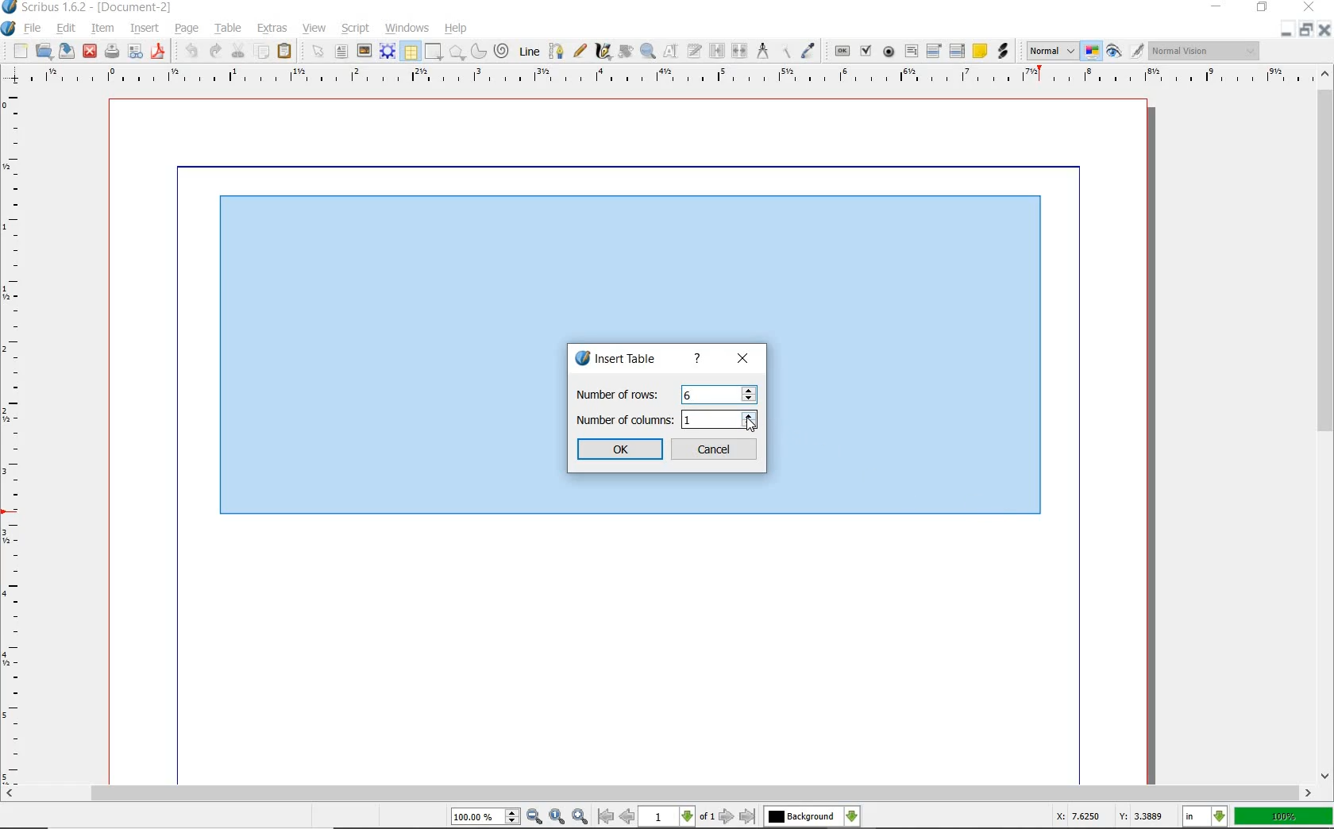 The height and width of the screenshot is (829, 1334). Describe the element at coordinates (89, 52) in the screenshot. I see `close` at that location.